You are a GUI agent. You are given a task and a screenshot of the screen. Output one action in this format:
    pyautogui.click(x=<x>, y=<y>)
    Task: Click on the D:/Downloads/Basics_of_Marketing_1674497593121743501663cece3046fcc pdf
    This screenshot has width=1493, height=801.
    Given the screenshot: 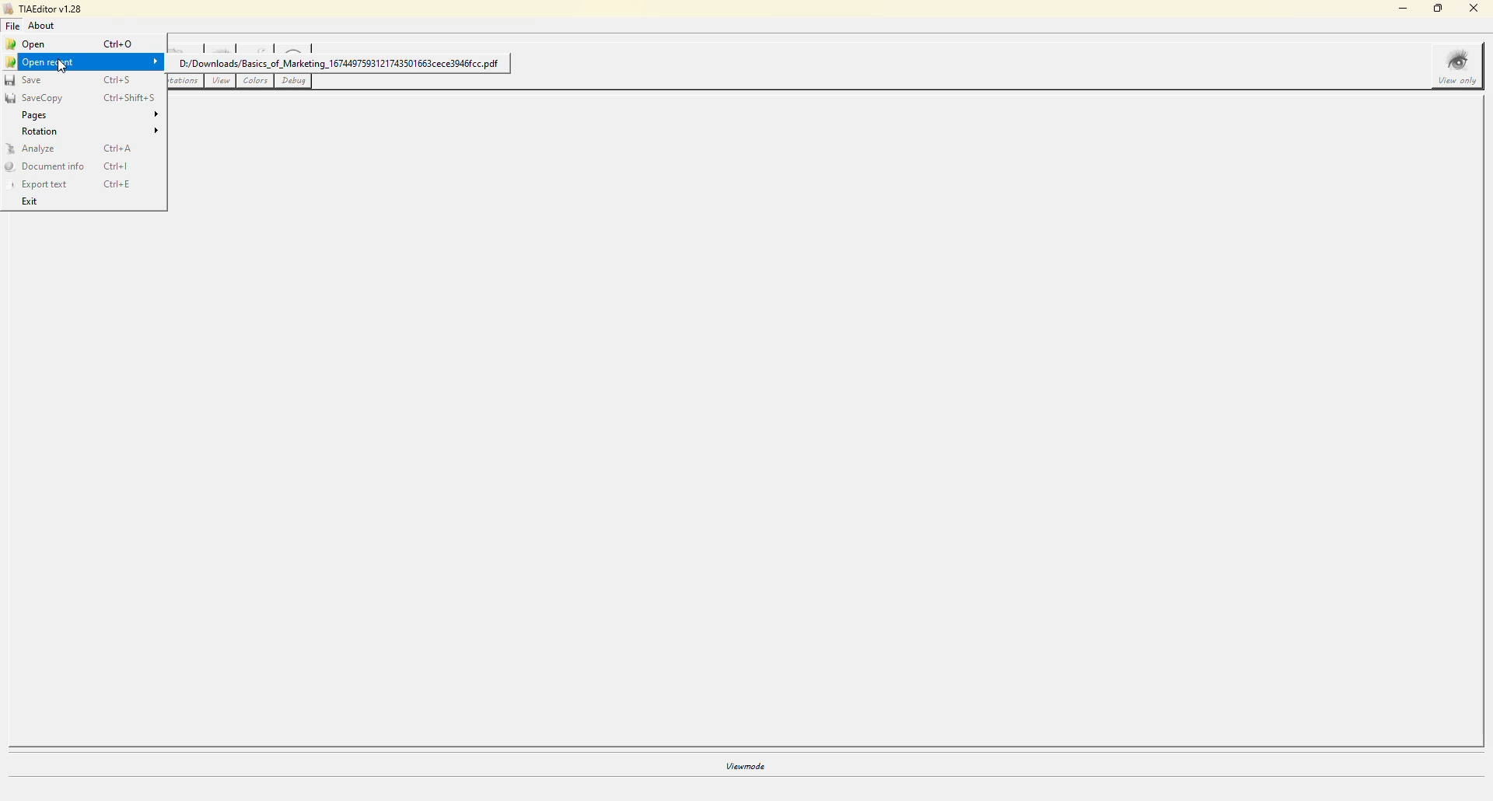 What is the action you would take?
    pyautogui.click(x=341, y=65)
    